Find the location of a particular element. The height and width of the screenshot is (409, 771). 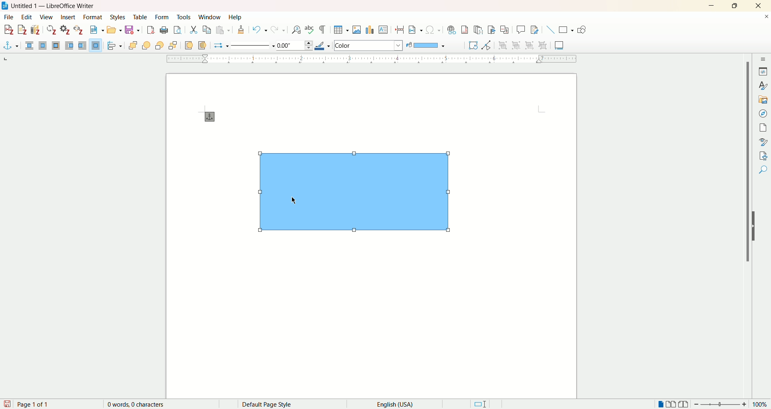

after is located at coordinates (83, 46).